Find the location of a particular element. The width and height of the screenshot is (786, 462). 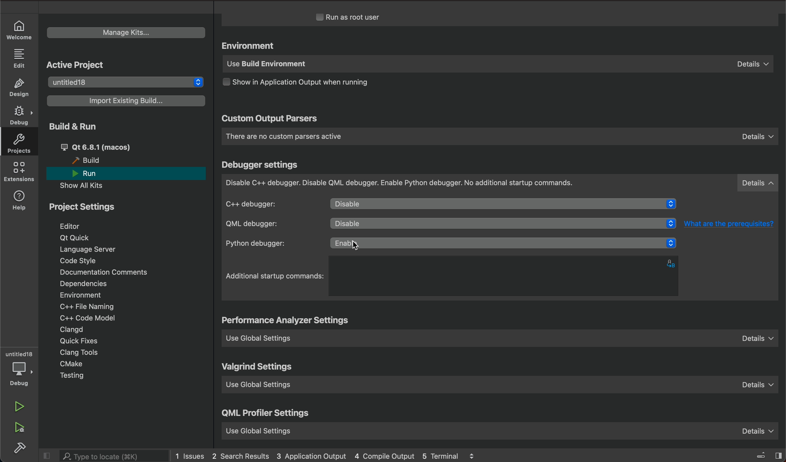

testing is located at coordinates (73, 376).